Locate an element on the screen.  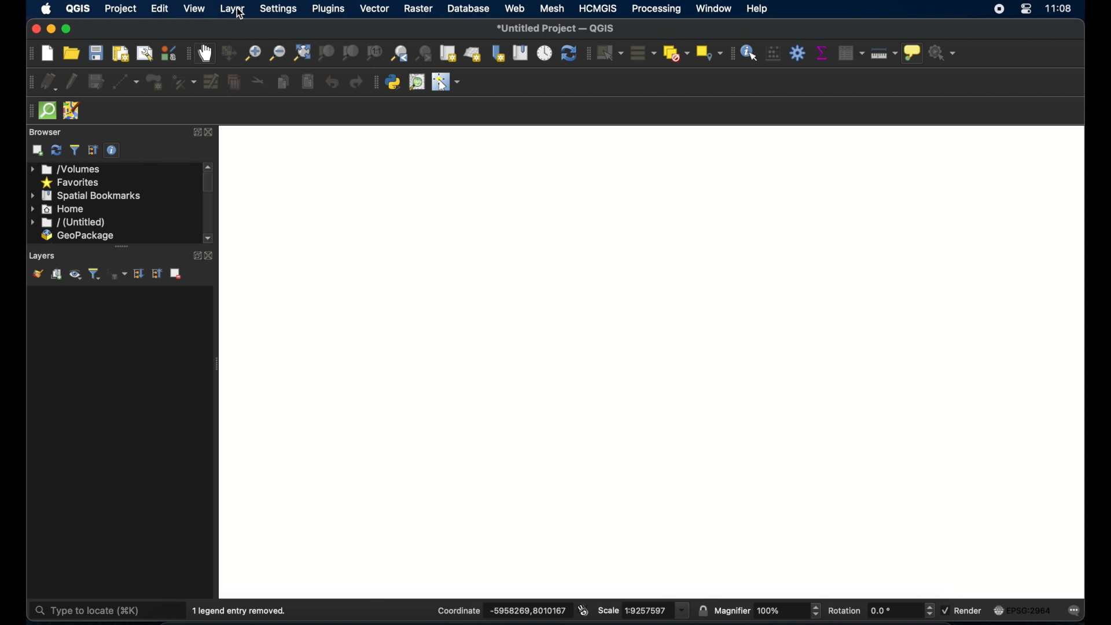
show map tips is located at coordinates (914, 54).